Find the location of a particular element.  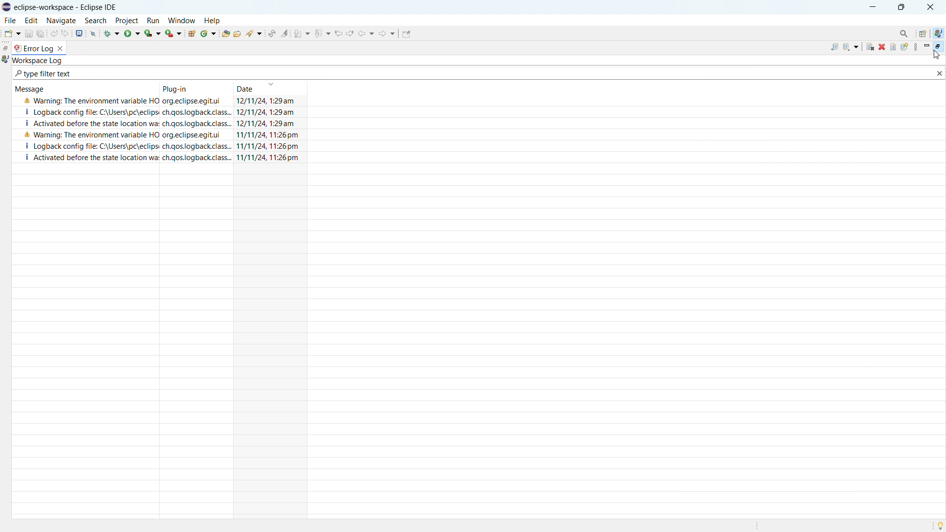

type filter text is located at coordinates (44, 74).